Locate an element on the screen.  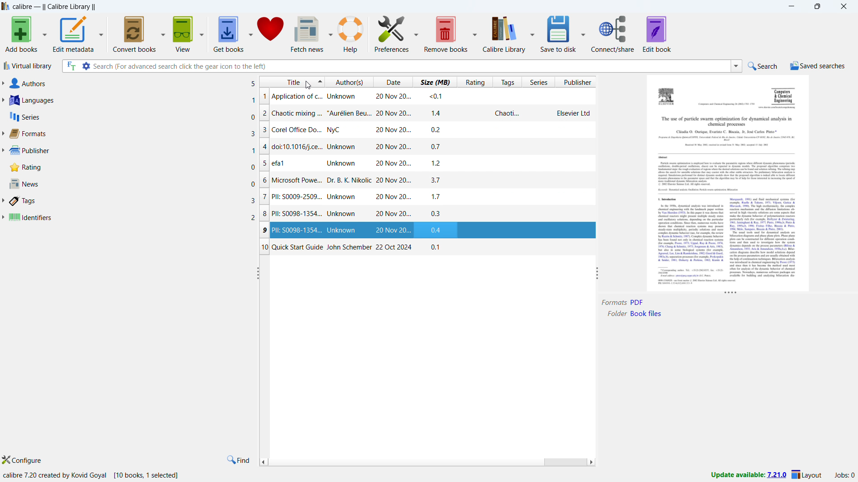
scrollbar is located at coordinates (563, 461).